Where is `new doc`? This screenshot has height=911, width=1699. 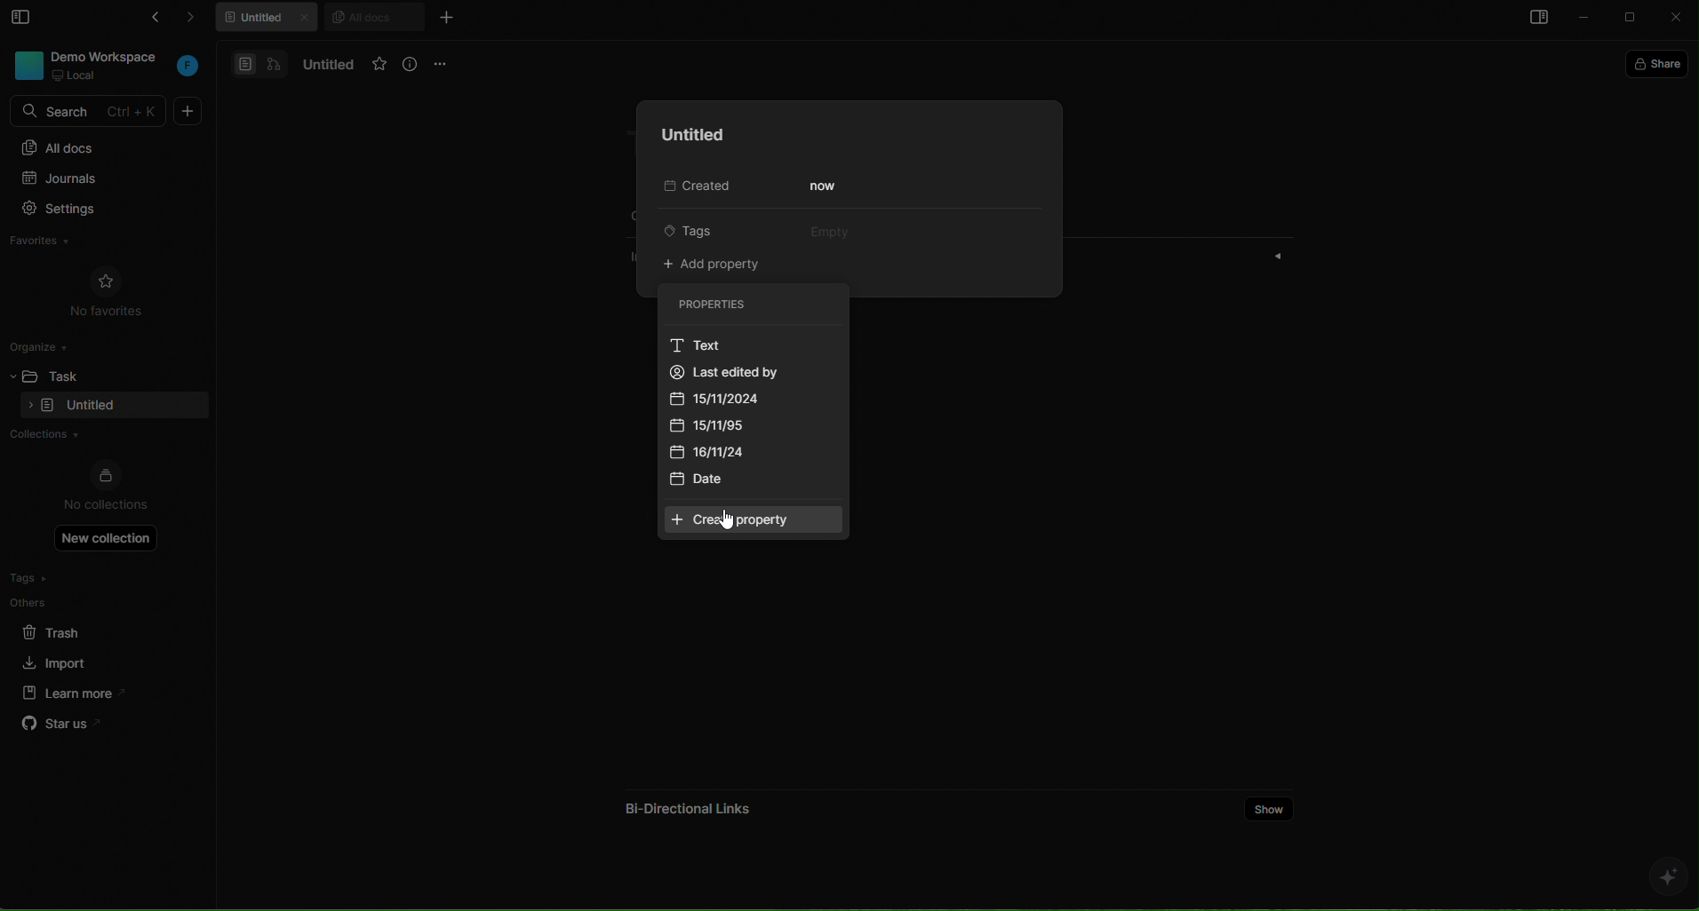 new doc is located at coordinates (188, 111).